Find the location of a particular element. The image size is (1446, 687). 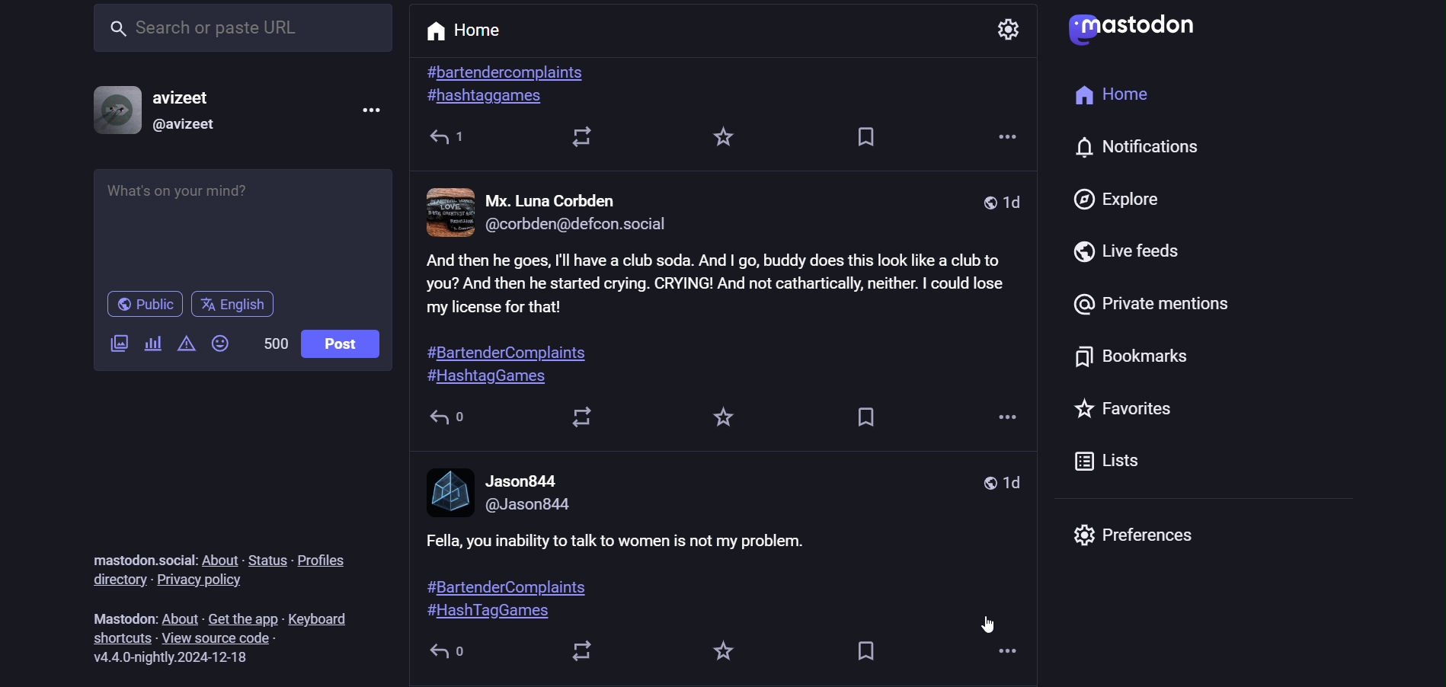

menu is located at coordinates (373, 111).